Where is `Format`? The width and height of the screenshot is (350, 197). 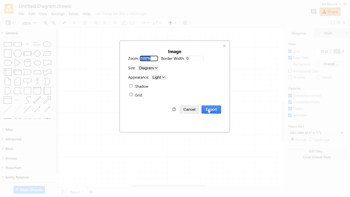 Format is located at coordinates (338, 22).